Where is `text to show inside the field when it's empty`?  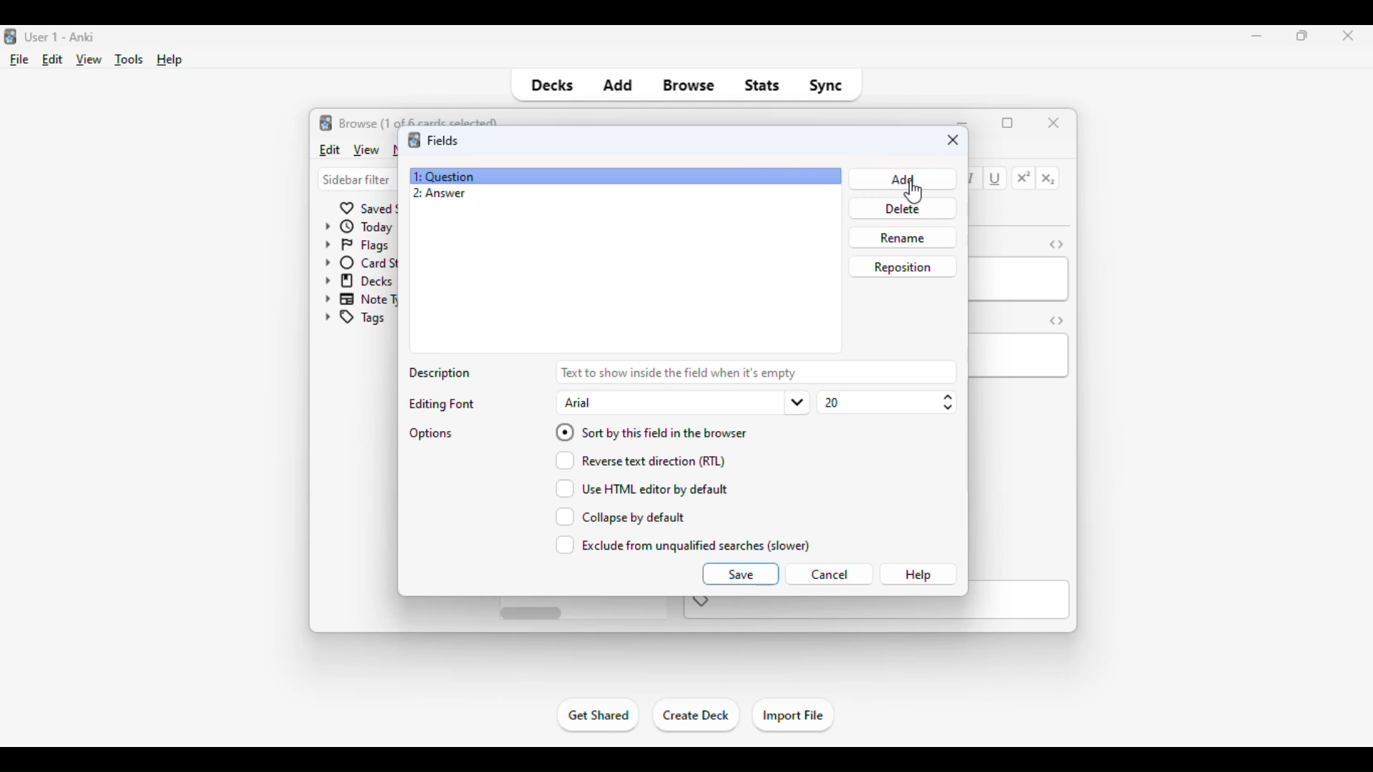 text to show inside the field when it's empty is located at coordinates (756, 372).